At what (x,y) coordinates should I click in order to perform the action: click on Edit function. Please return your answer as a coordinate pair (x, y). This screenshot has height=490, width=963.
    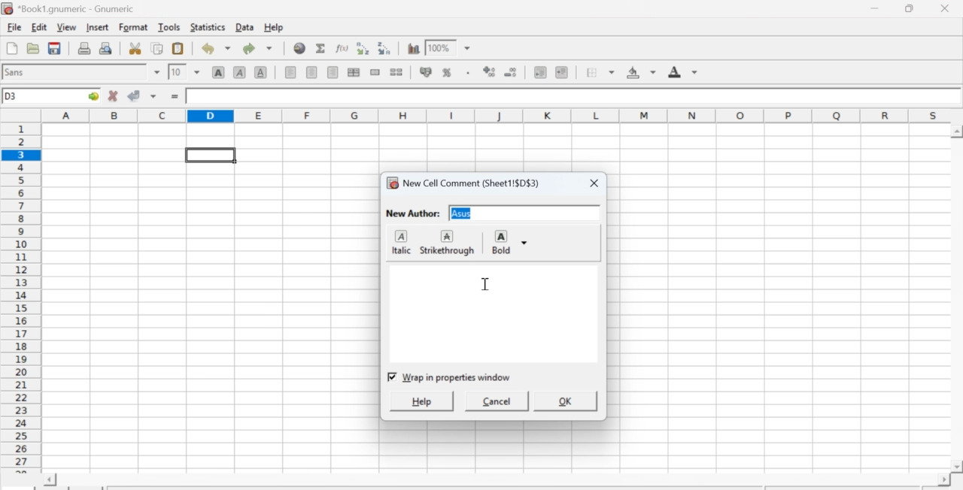
    Looking at the image, I should click on (342, 50).